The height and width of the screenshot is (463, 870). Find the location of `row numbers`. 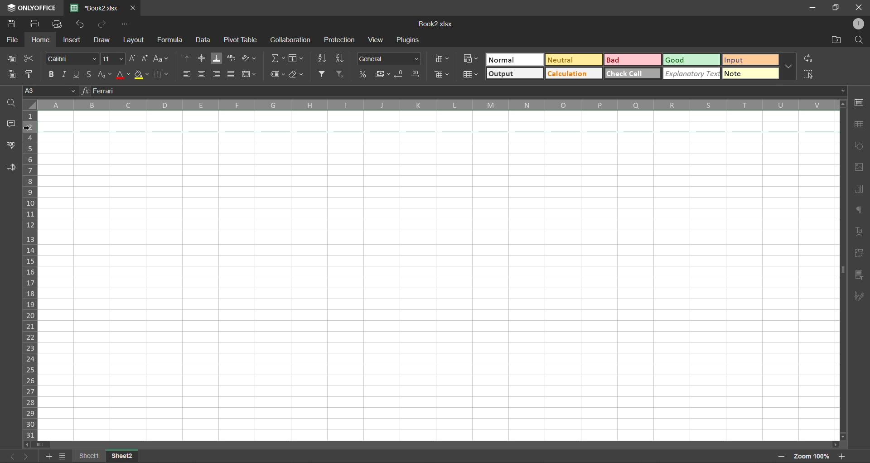

row numbers is located at coordinates (32, 276).